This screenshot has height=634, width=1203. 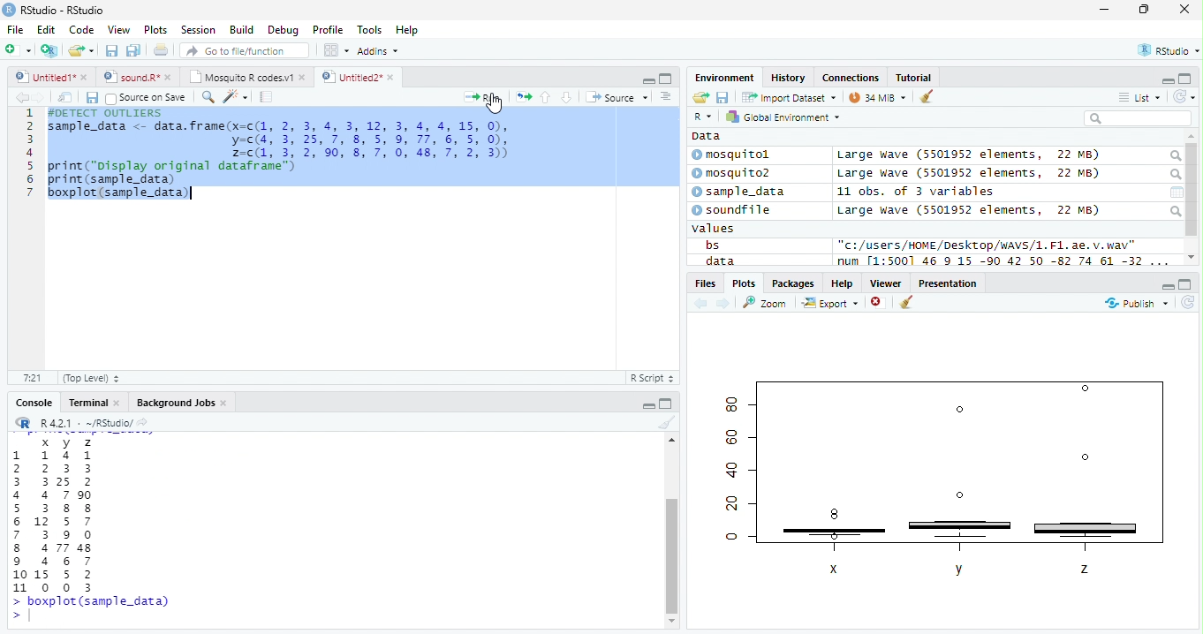 I want to click on cursor, so click(x=496, y=104).